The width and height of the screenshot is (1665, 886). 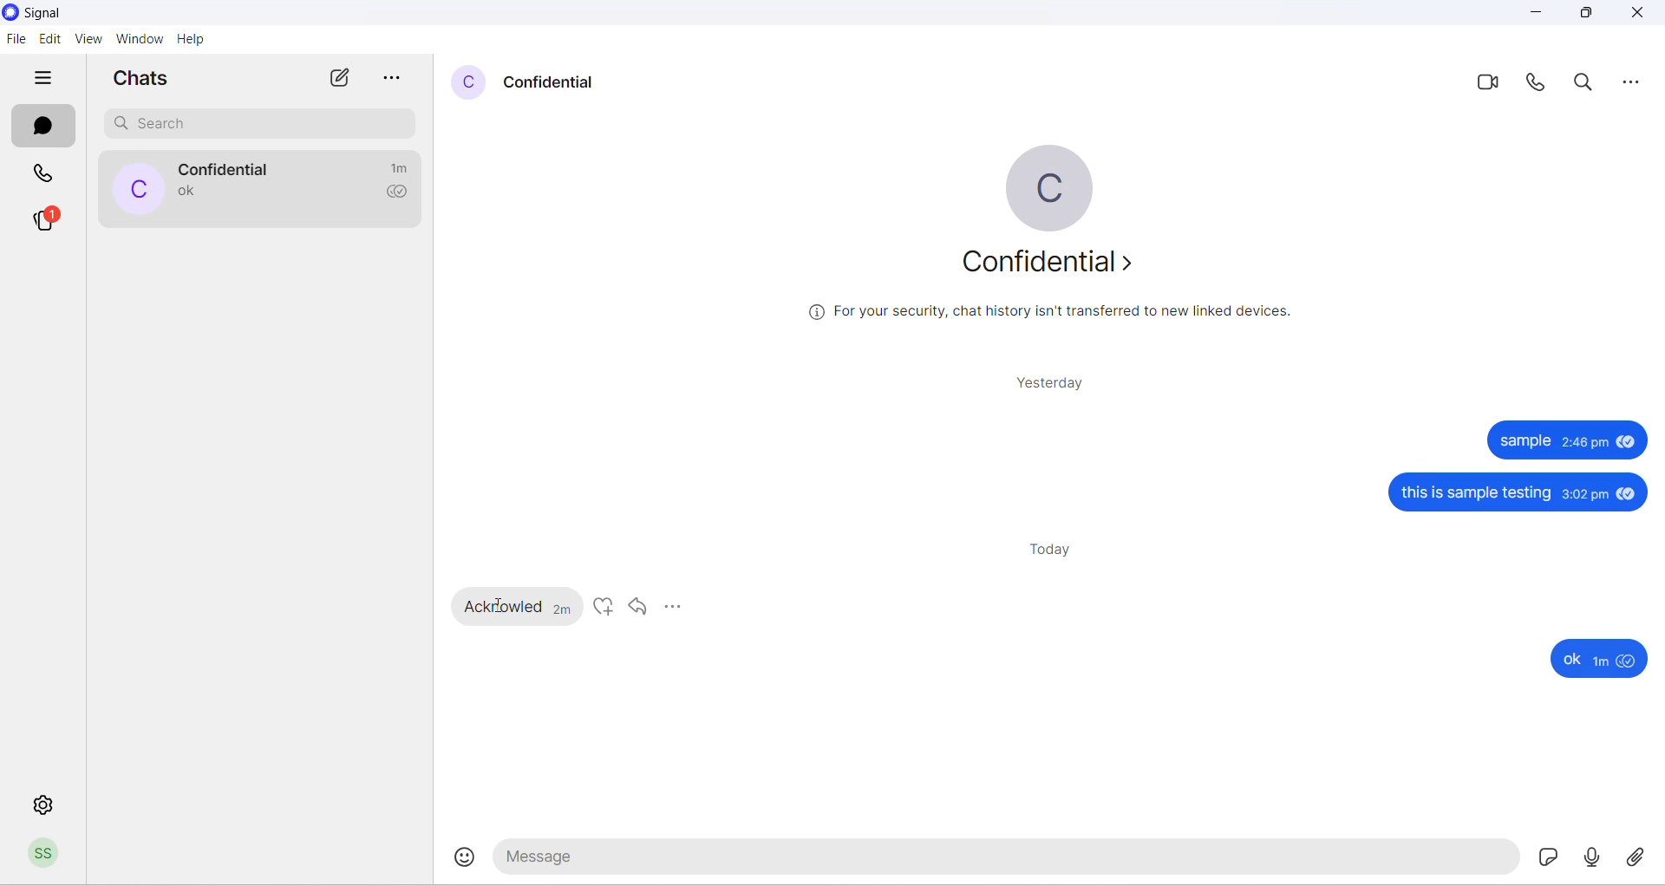 What do you see at coordinates (399, 167) in the screenshot?
I see `time passed since last message` at bounding box center [399, 167].